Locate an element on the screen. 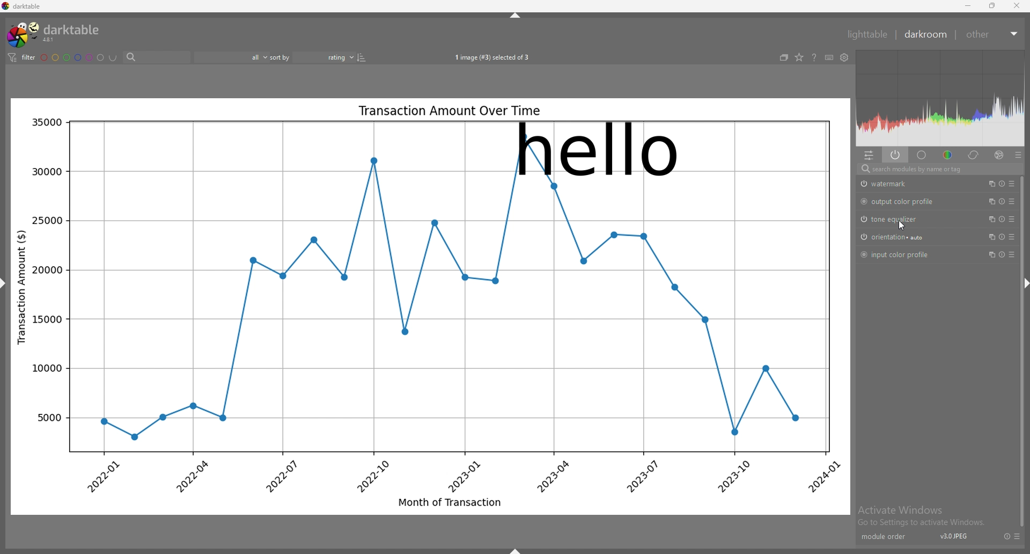 The width and height of the screenshot is (1030, 554). show only active modules is located at coordinates (896, 156).